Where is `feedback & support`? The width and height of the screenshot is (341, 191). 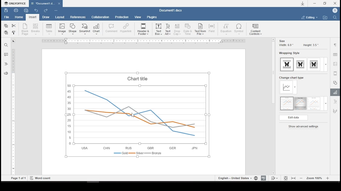 feedback & support is located at coordinates (6, 73).